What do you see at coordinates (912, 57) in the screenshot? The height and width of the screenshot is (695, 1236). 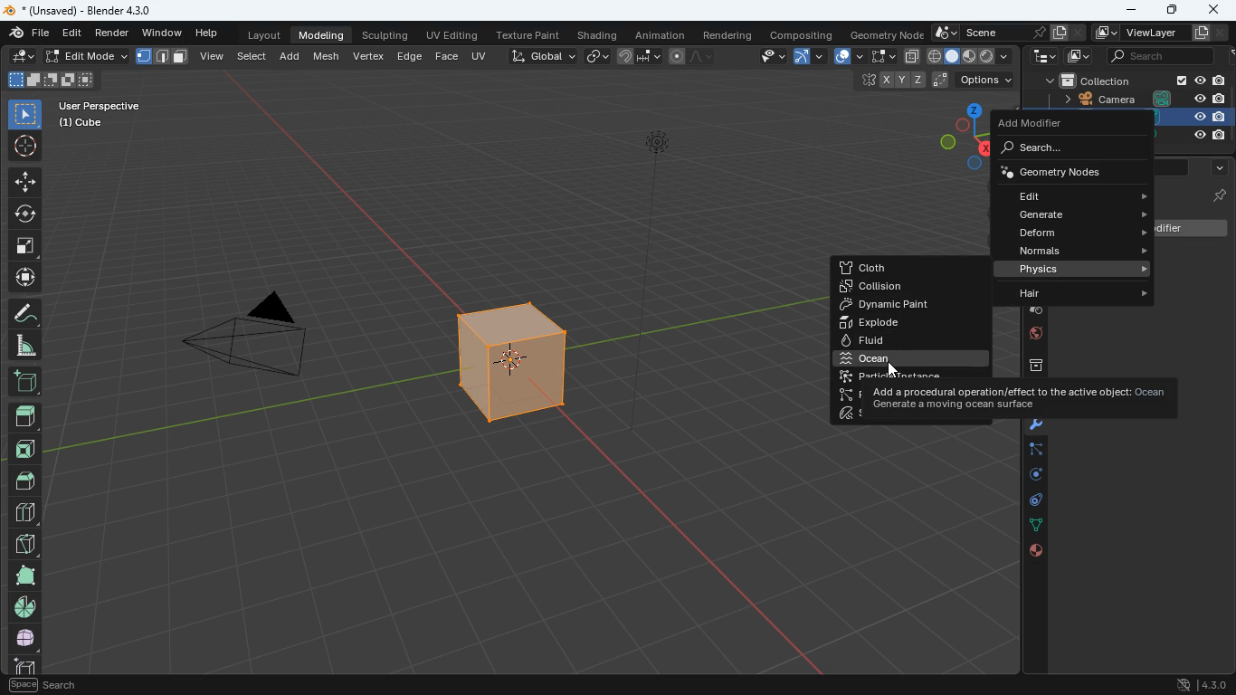 I see `copy` at bounding box center [912, 57].